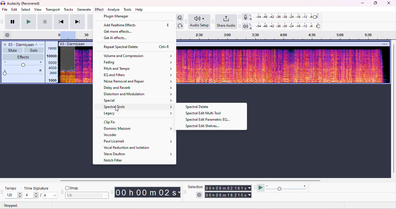  I want to click on track title, so click(75, 44).